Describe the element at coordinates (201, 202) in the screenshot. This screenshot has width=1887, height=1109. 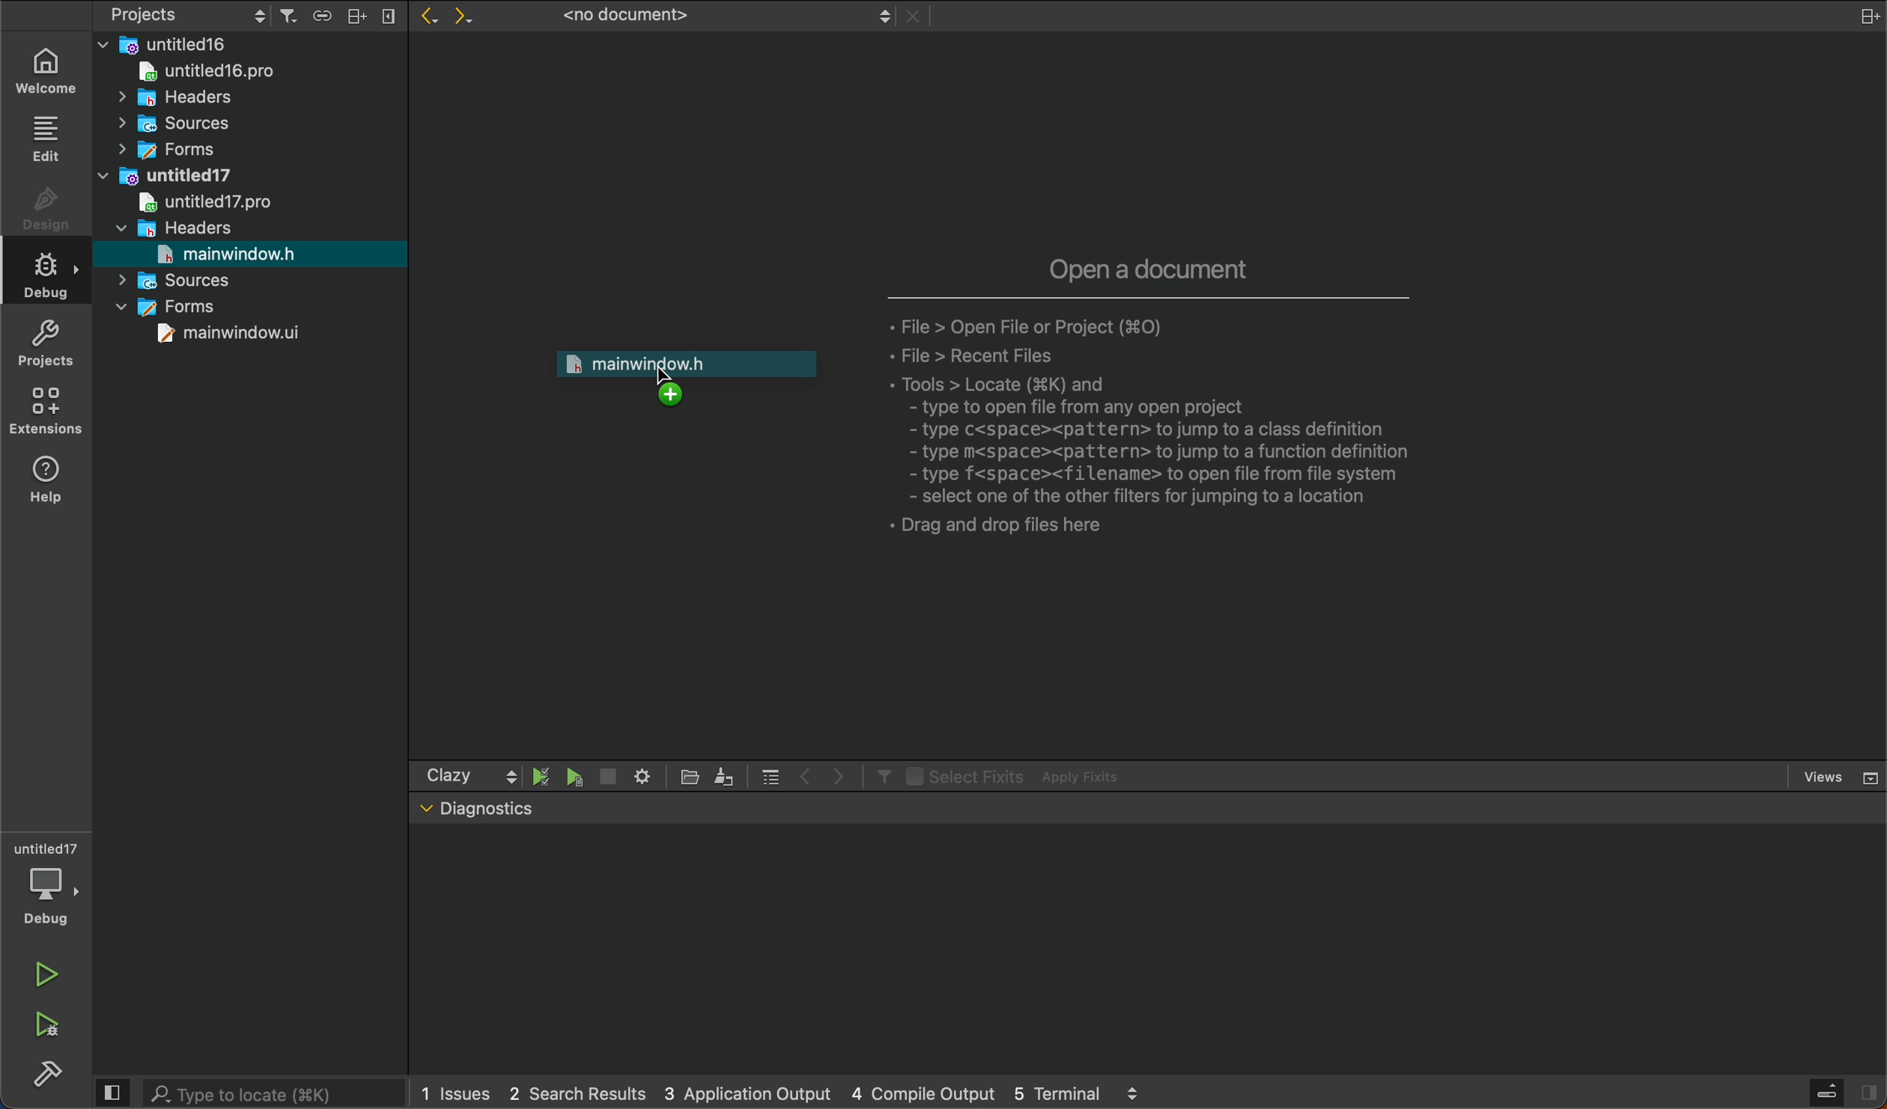
I see `untitled17.pro` at that location.